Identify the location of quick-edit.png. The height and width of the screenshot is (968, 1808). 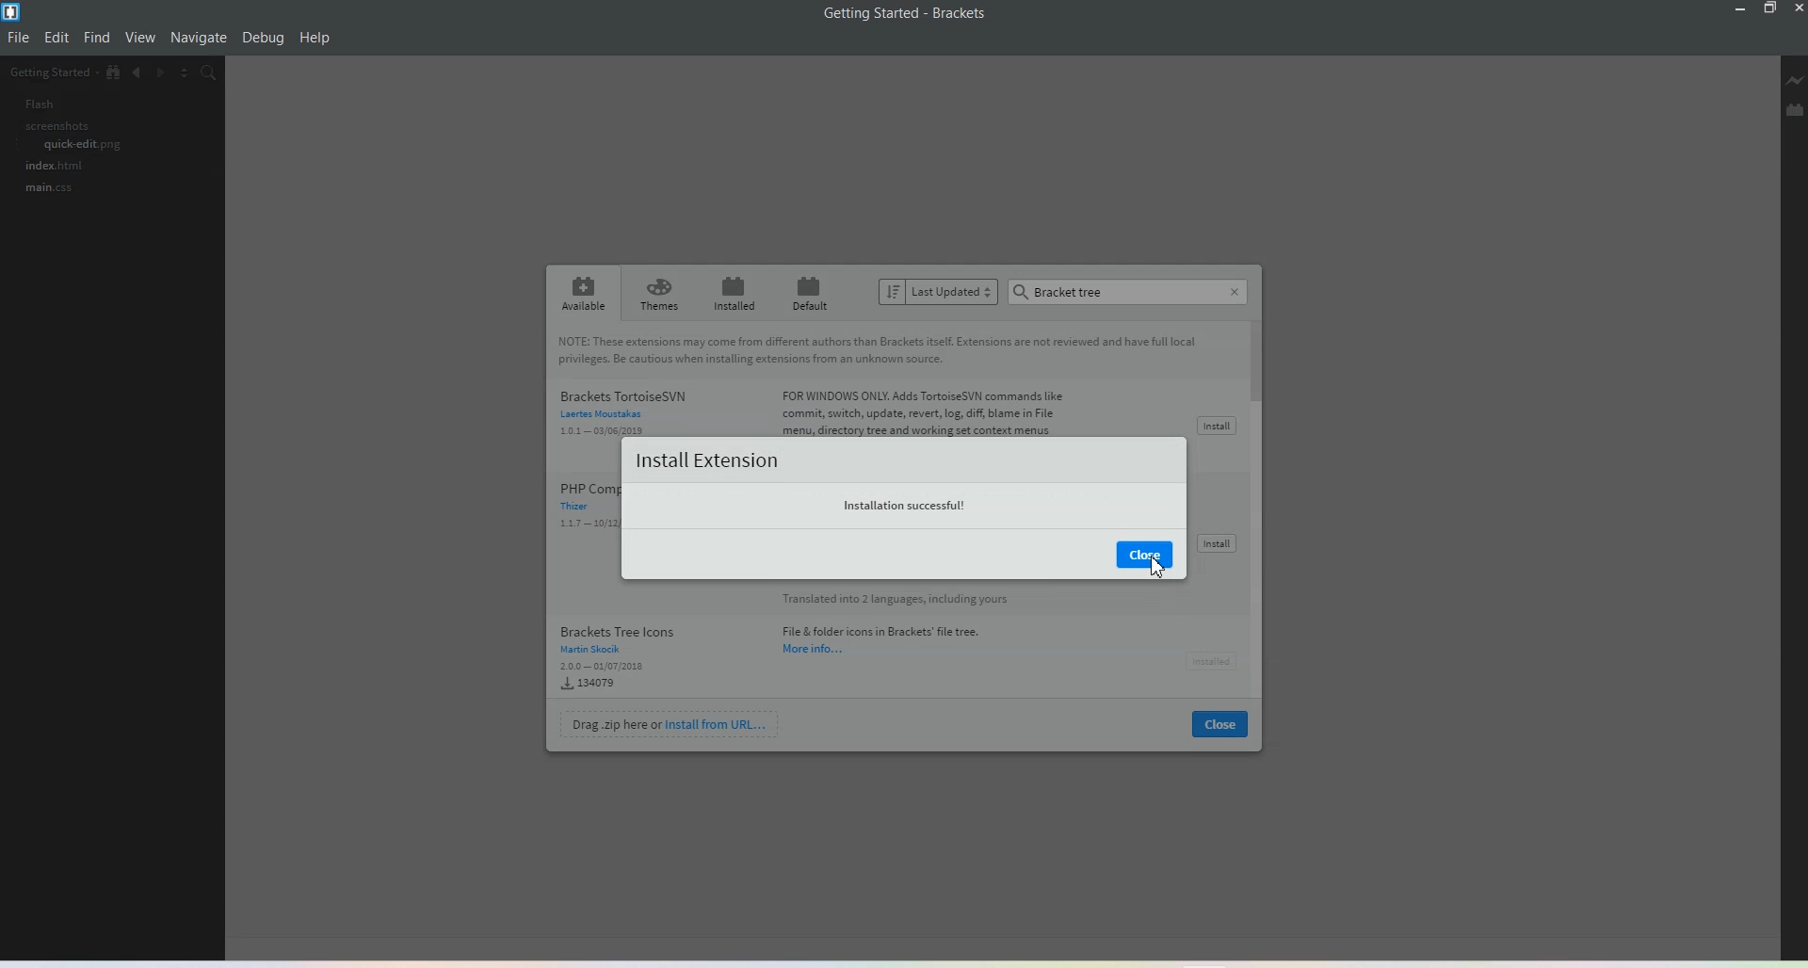
(69, 147).